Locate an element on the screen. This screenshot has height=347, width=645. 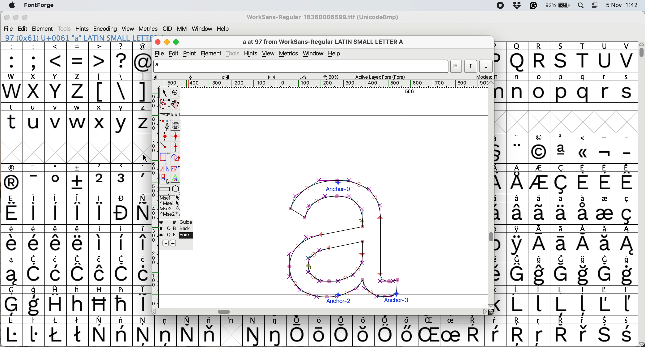
symbol is located at coordinates (34, 331).